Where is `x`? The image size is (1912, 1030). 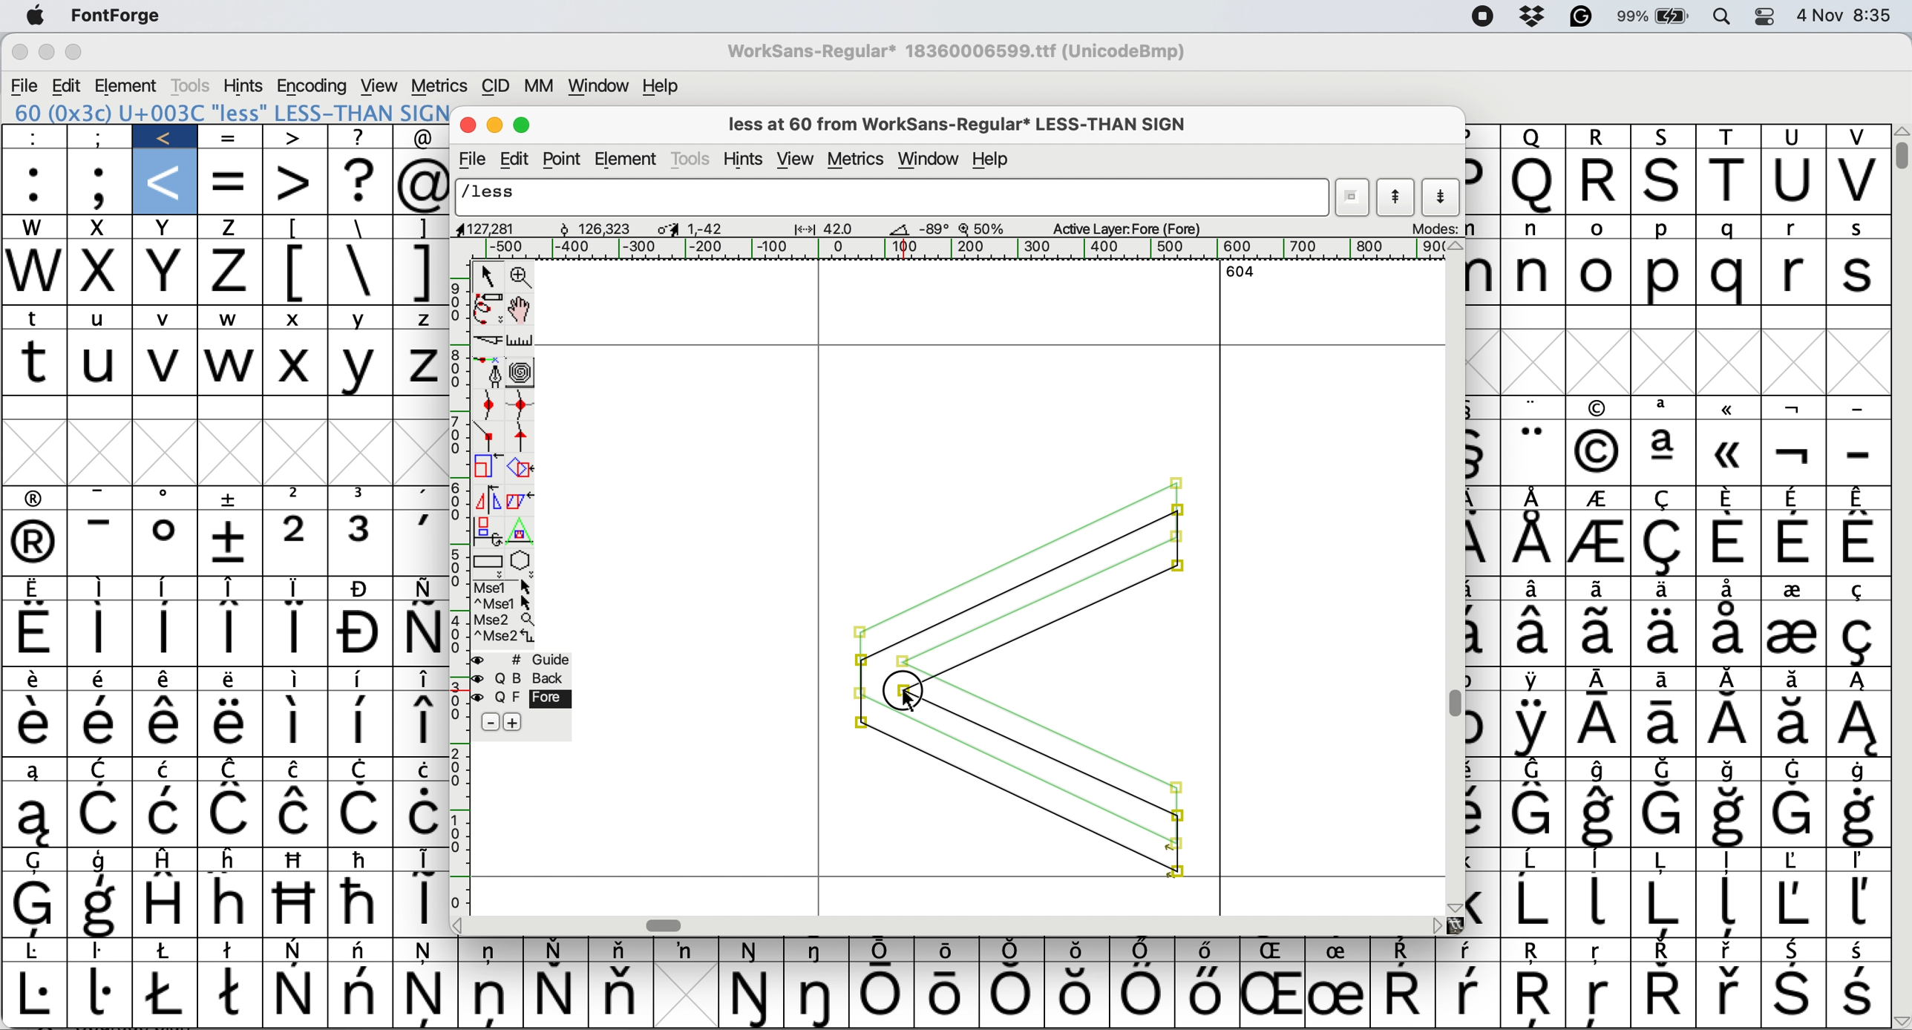 x is located at coordinates (102, 229).